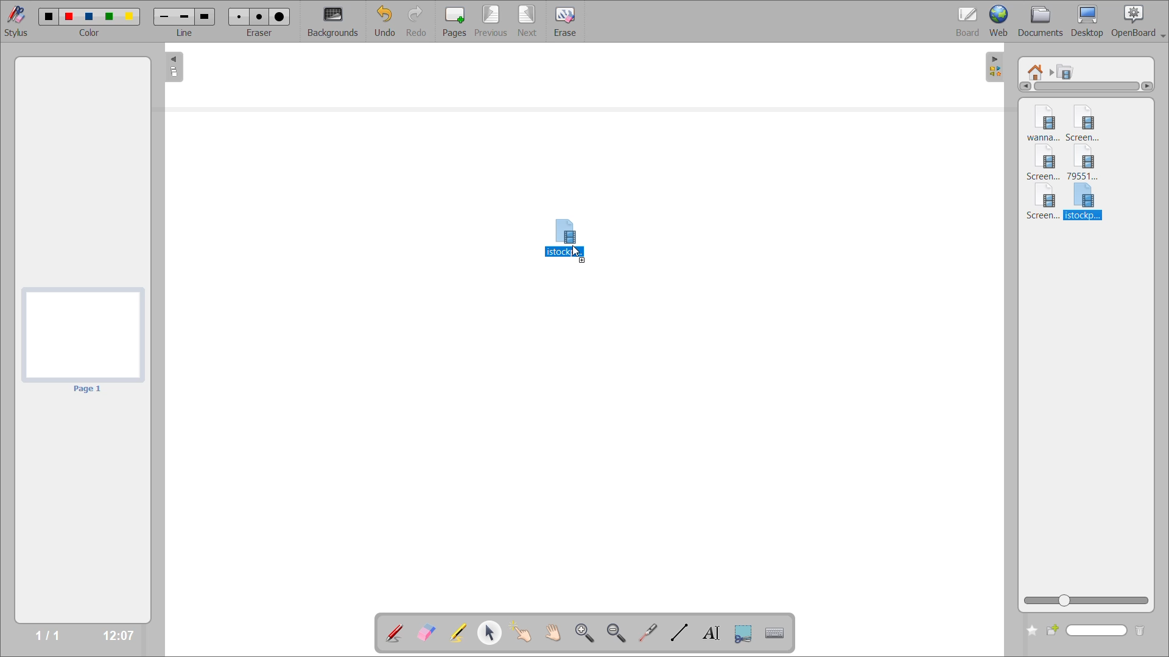  Describe the element at coordinates (451, 19) in the screenshot. I see `pages` at that location.